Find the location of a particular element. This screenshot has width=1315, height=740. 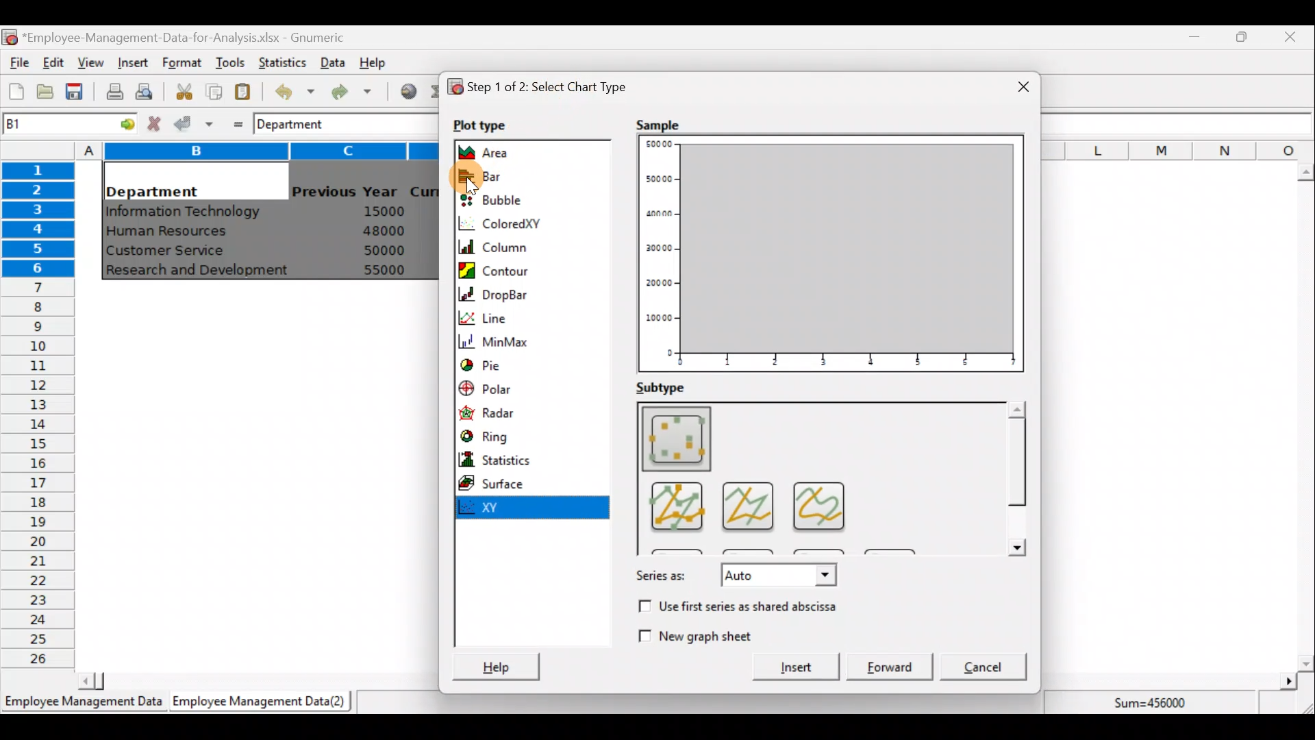

Close is located at coordinates (1016, 89).